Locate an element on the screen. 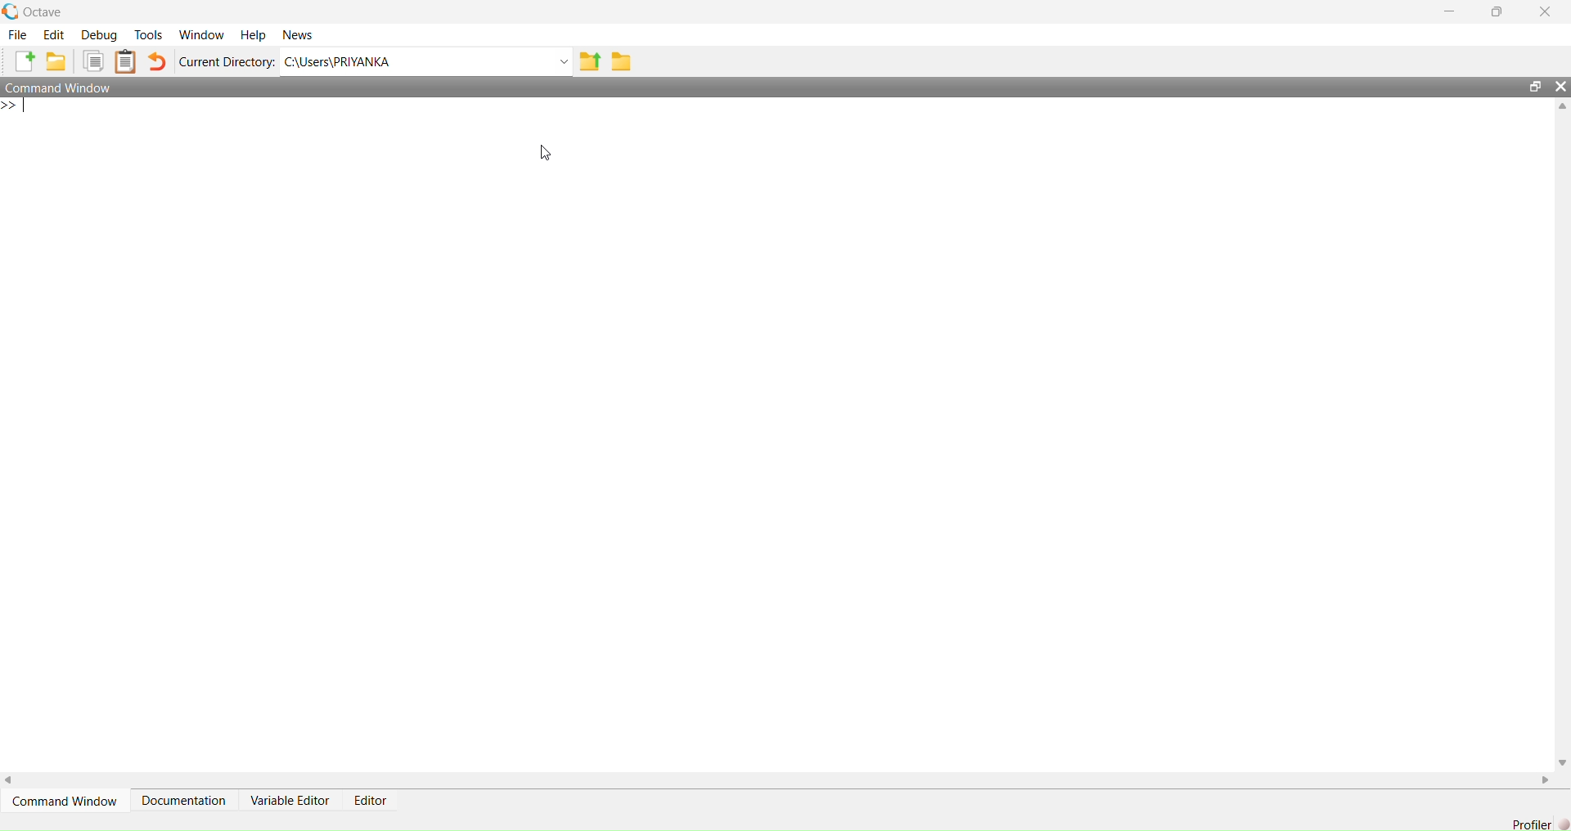  one directory up is located at coordinates (589, 60).